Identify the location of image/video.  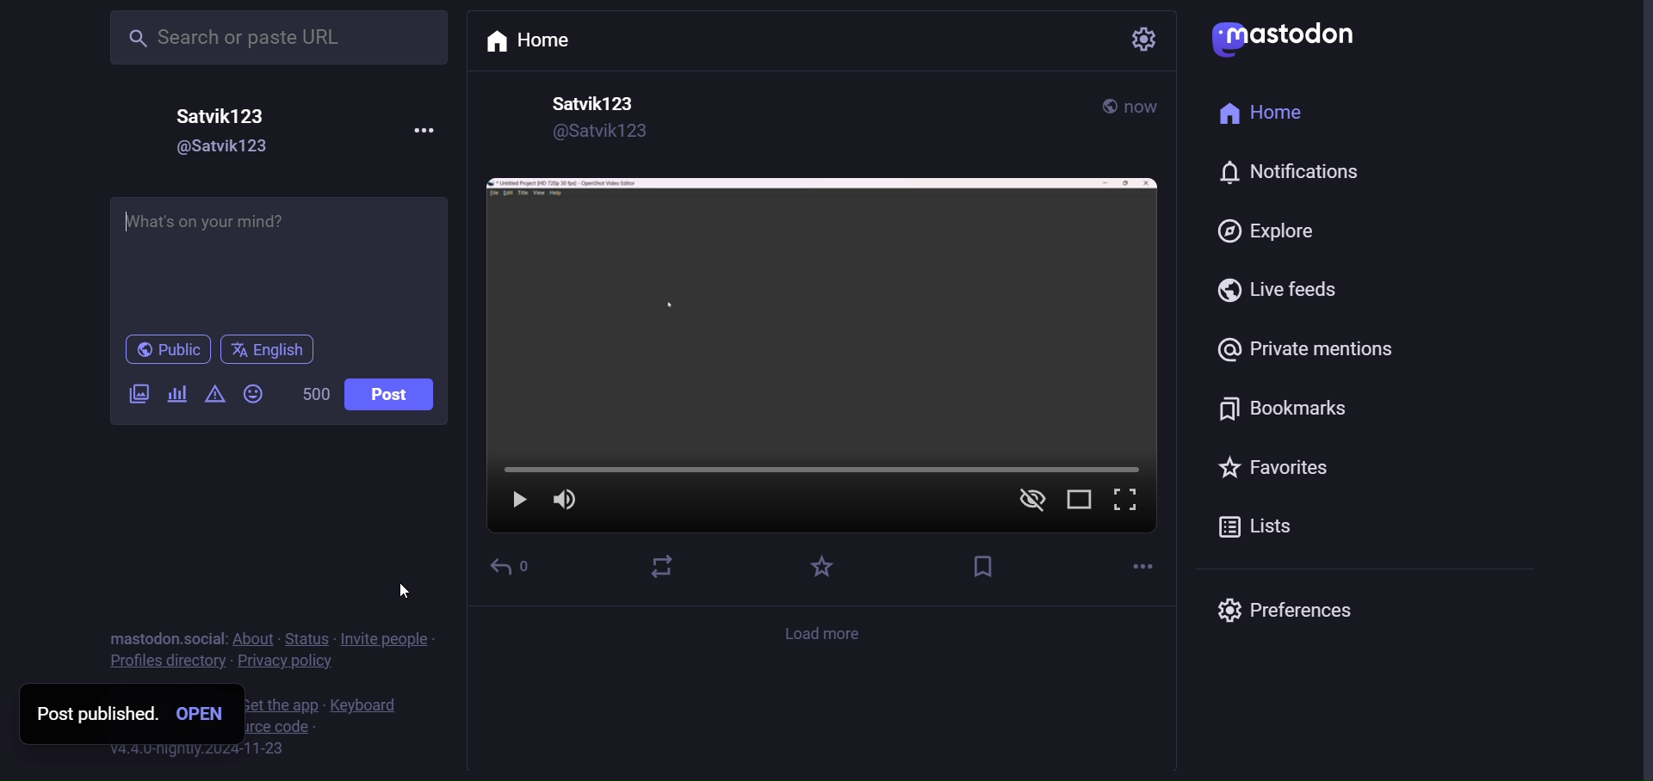
(133, 397).